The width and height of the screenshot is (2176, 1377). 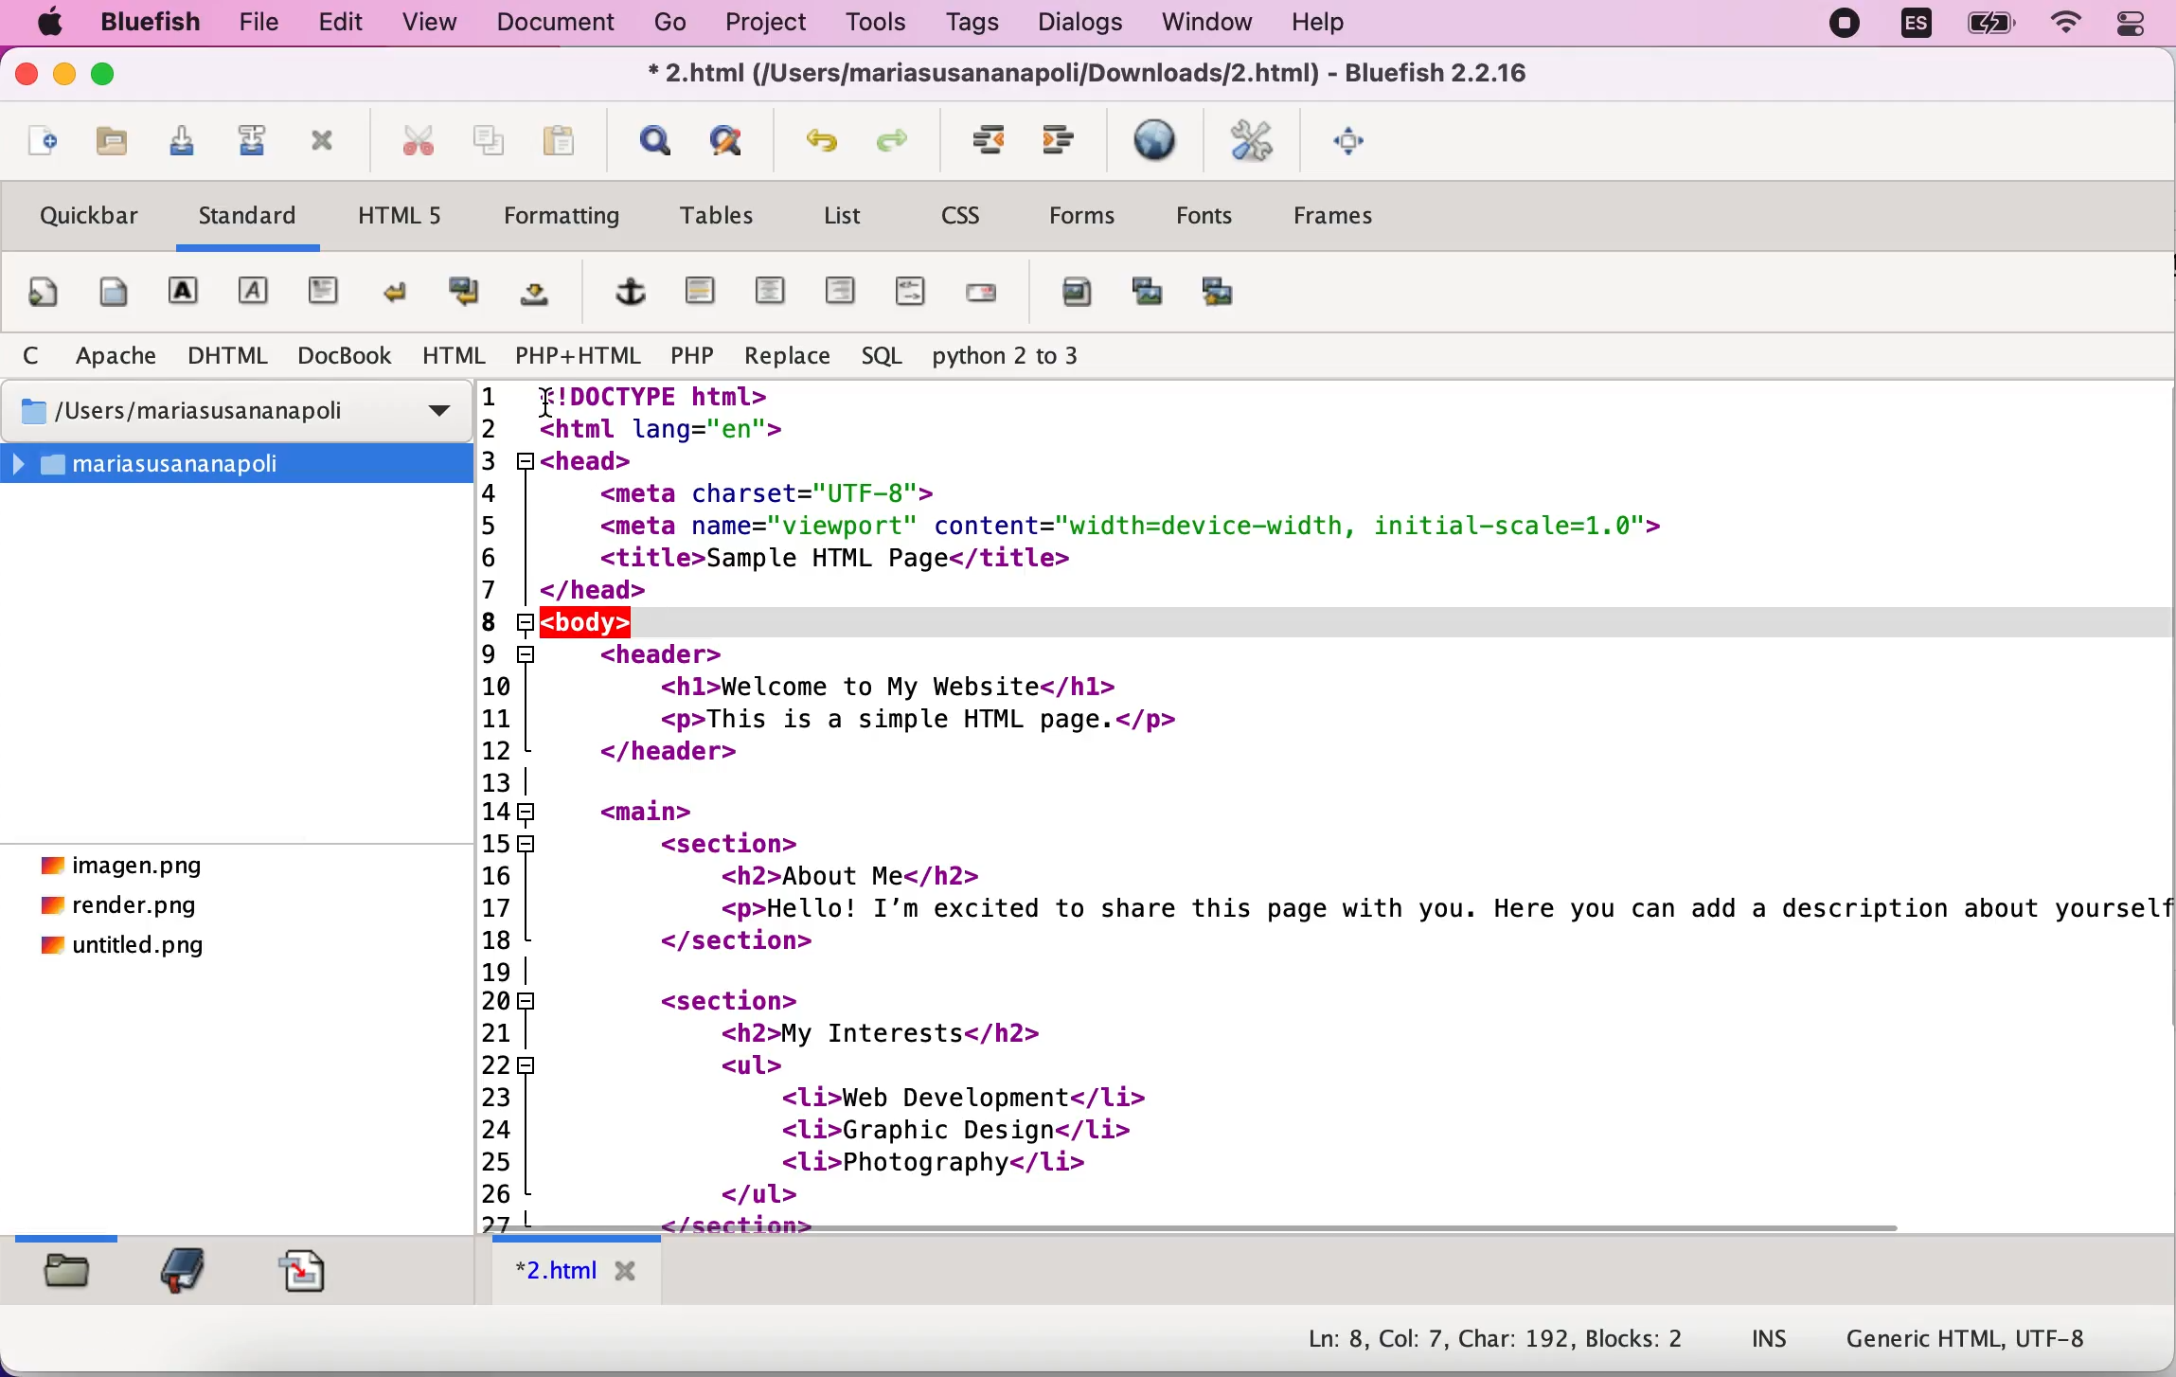 What do you see at coordinates (882, 20) in the screenshot?
I see `tools` at bounding box center [882, 20].